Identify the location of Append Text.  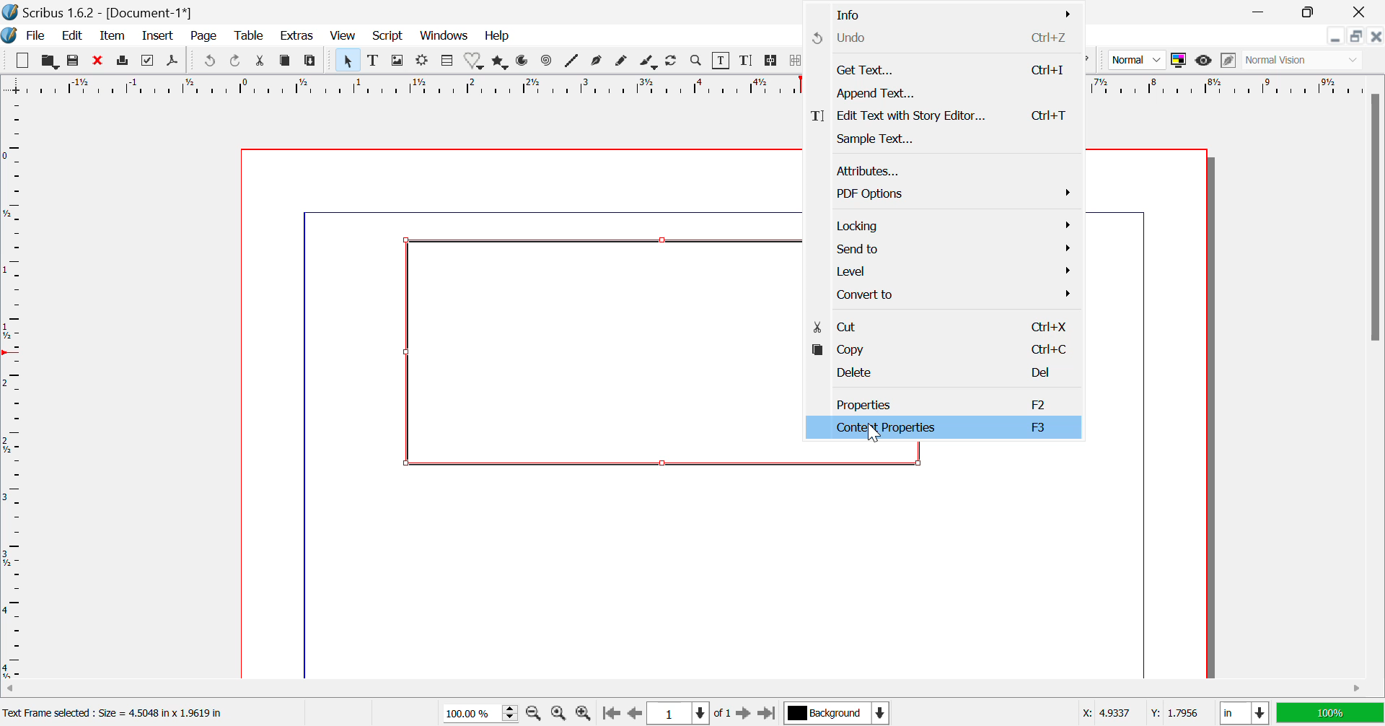
(941, 95).